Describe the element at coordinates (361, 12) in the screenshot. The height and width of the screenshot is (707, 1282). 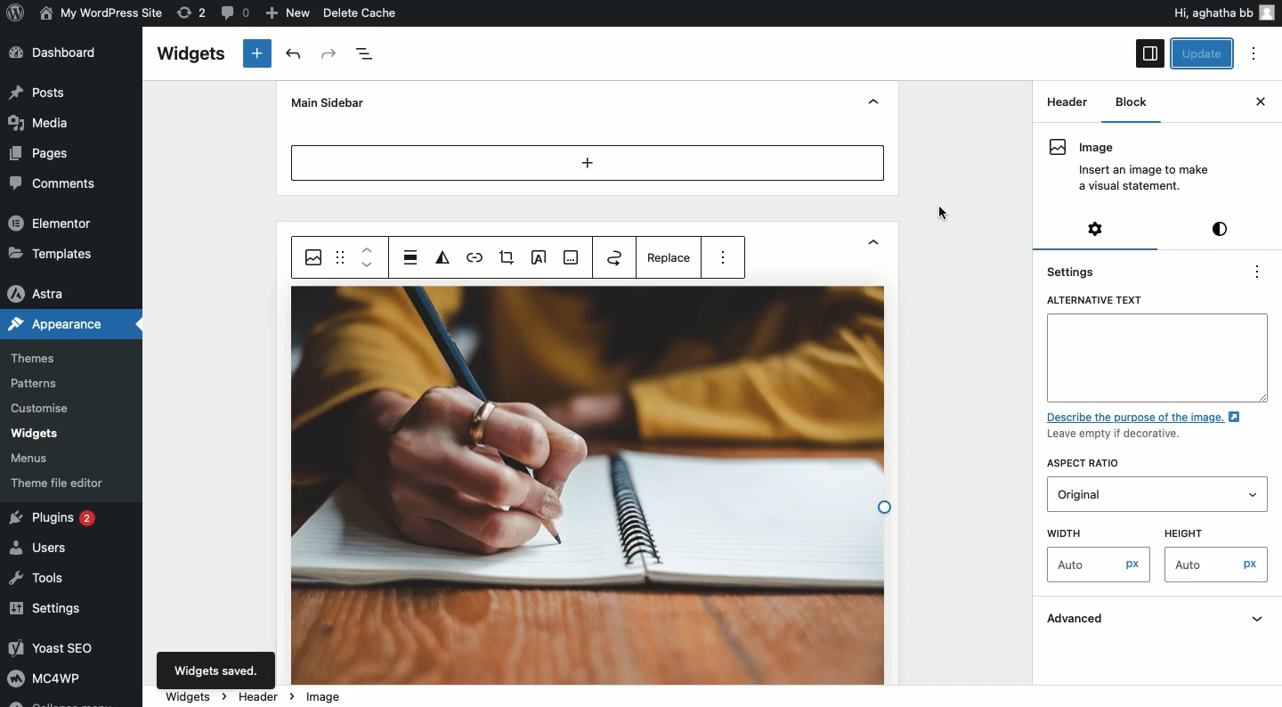
I see `Delete cache` at that location.